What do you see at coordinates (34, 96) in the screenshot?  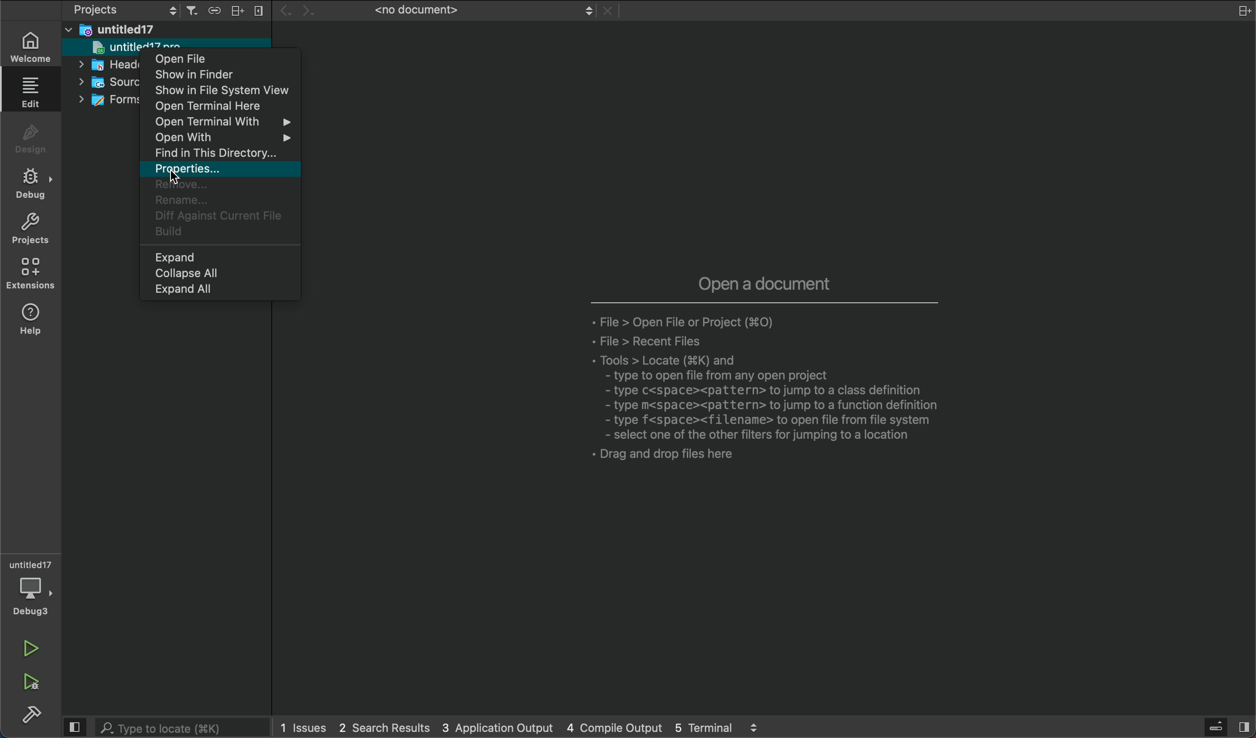 I see `edit` at bounding box center [34, 96].